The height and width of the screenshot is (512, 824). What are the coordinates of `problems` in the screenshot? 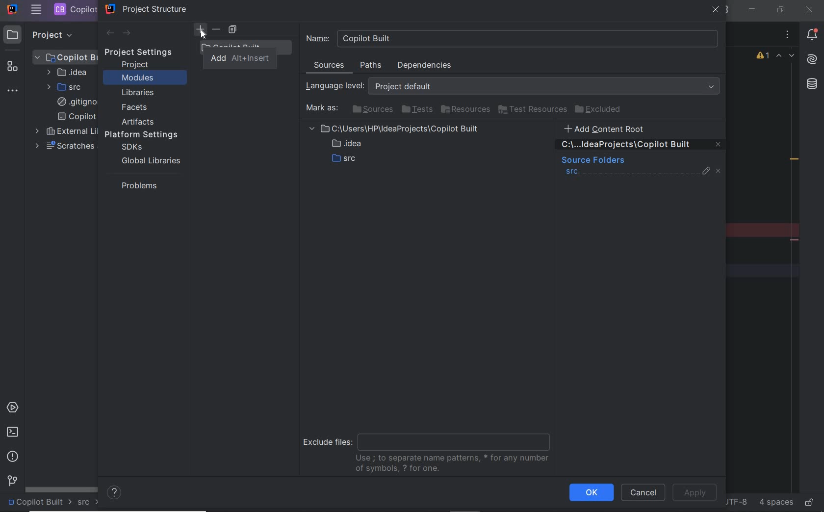 It's located at (13, 457).